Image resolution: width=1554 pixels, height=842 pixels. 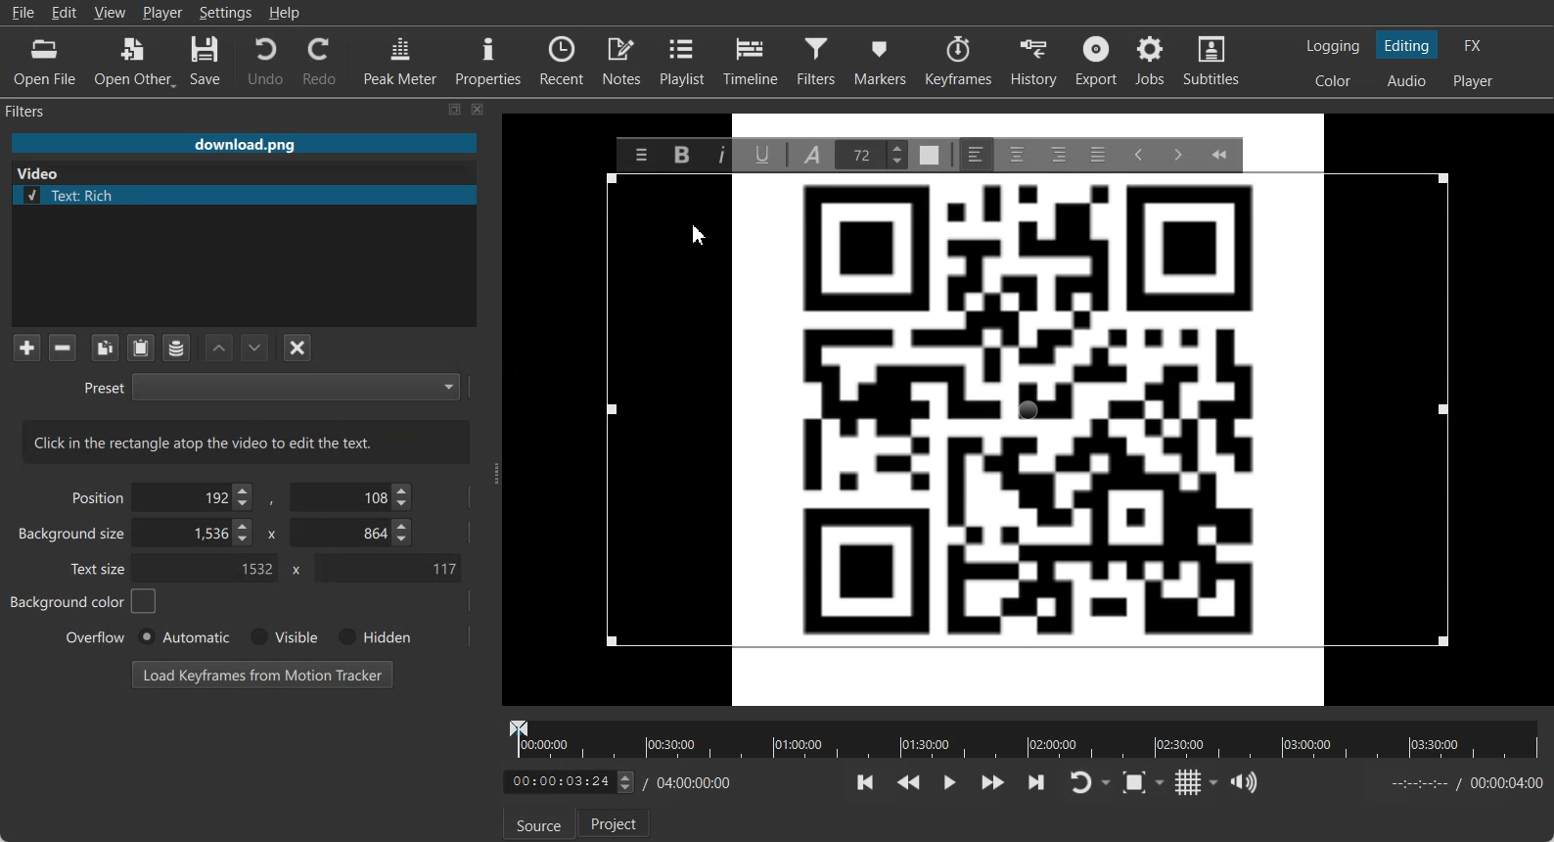 I want to click on Player, so click(x=163, y=13).